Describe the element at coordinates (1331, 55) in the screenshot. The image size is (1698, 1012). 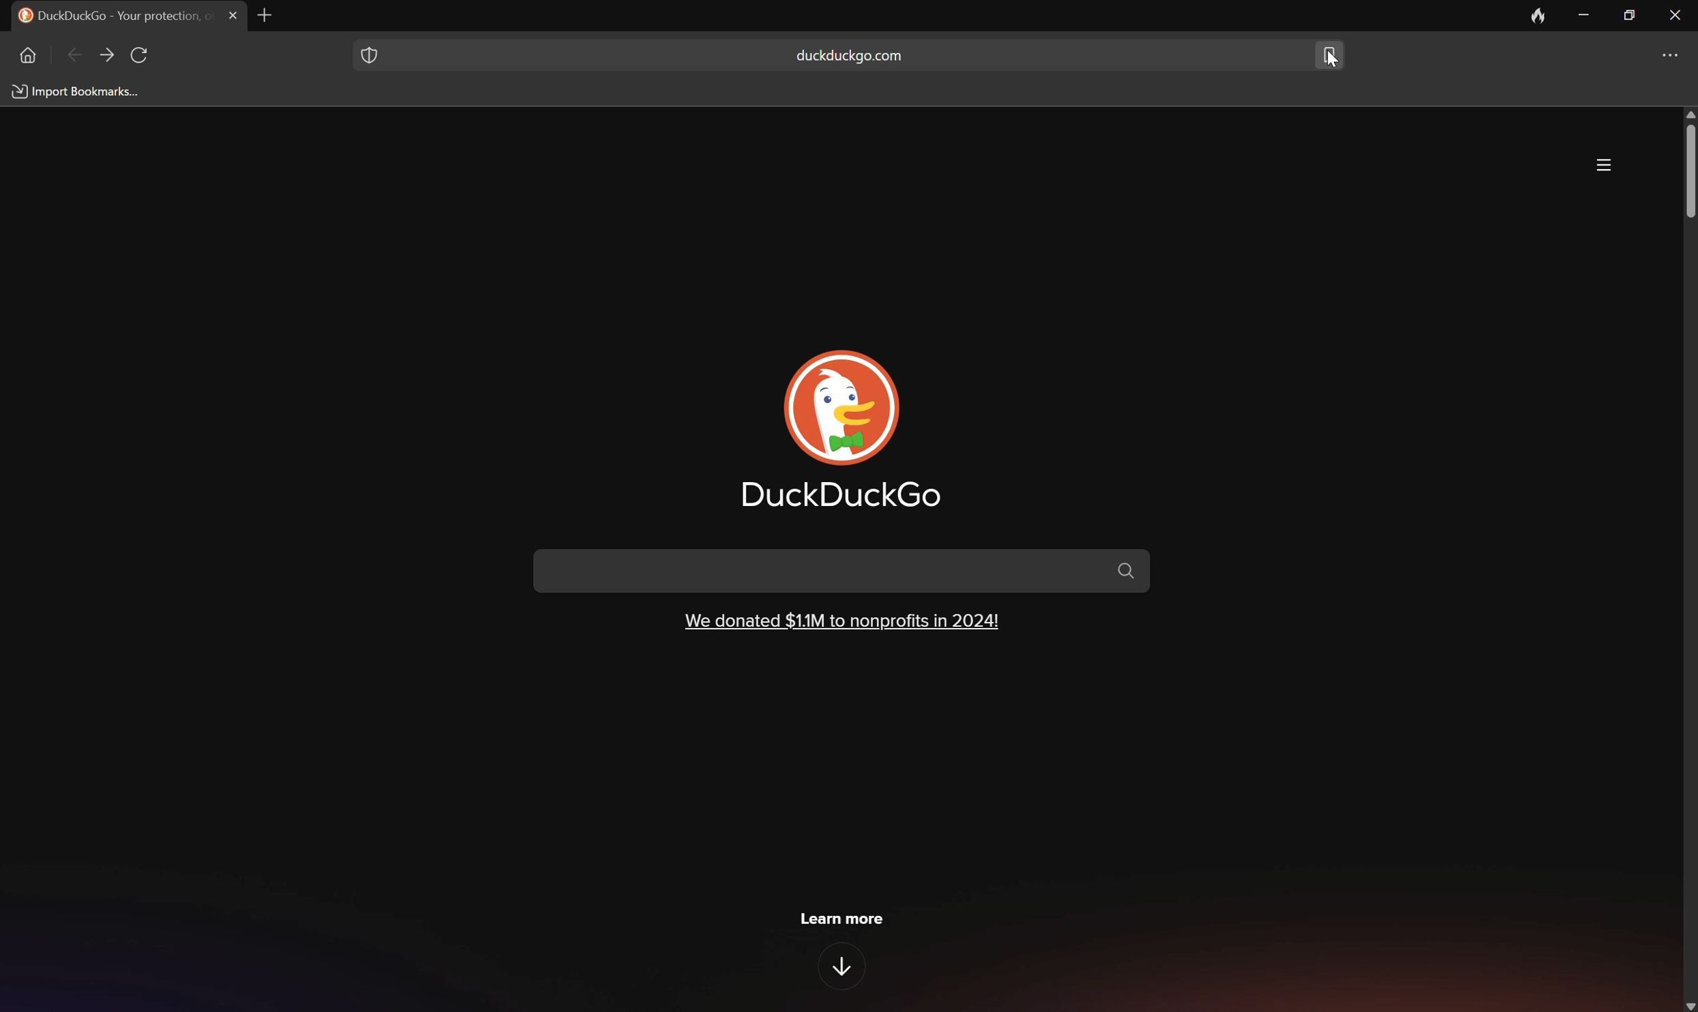
I see `Bookmark` at that location.